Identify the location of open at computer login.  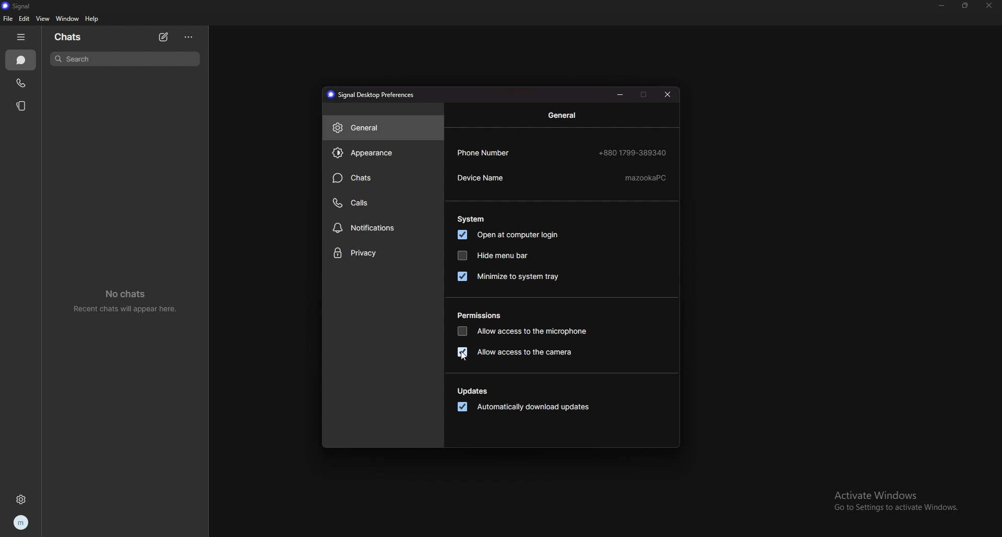
(510, 235).